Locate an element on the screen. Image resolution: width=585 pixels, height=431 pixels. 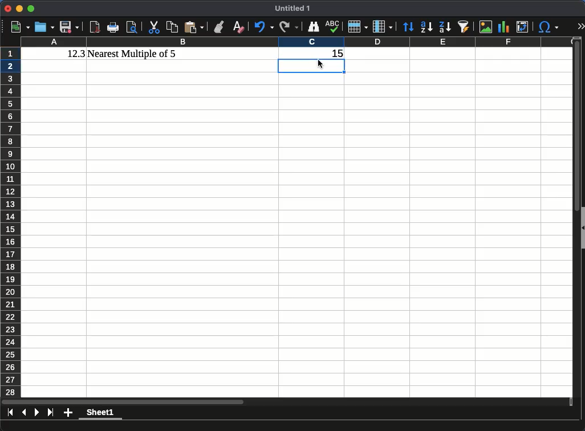
15 is located at coordinates (335, 54).